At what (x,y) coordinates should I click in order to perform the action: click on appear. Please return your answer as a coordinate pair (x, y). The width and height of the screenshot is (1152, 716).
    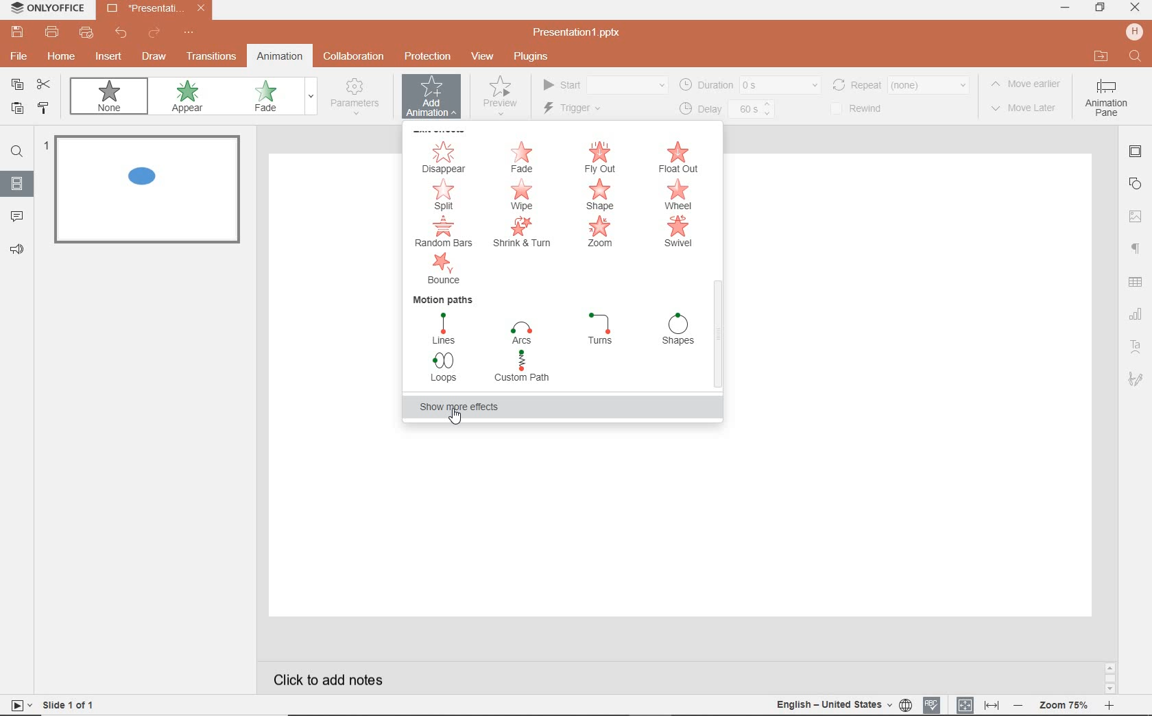
    Looking at the image, I should click on (190, 98).